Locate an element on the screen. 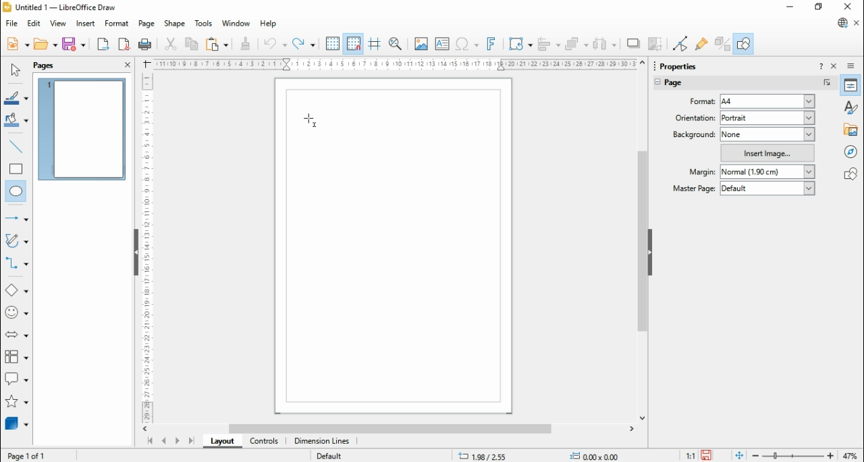 This screenshot has height=462, width=864. ellipse is located at coordinates (17, 192).